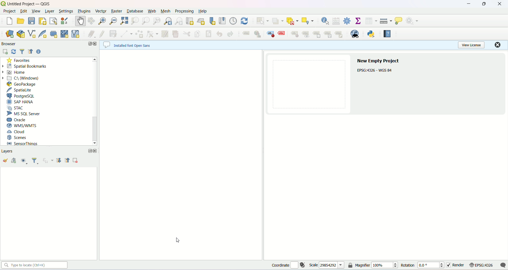 Image resolution: width=508 pixels, height=270 pixels. What do you see at coordinates (84, 11) in the screenshot?
I see `plugins` at bounding box center [84, 11].